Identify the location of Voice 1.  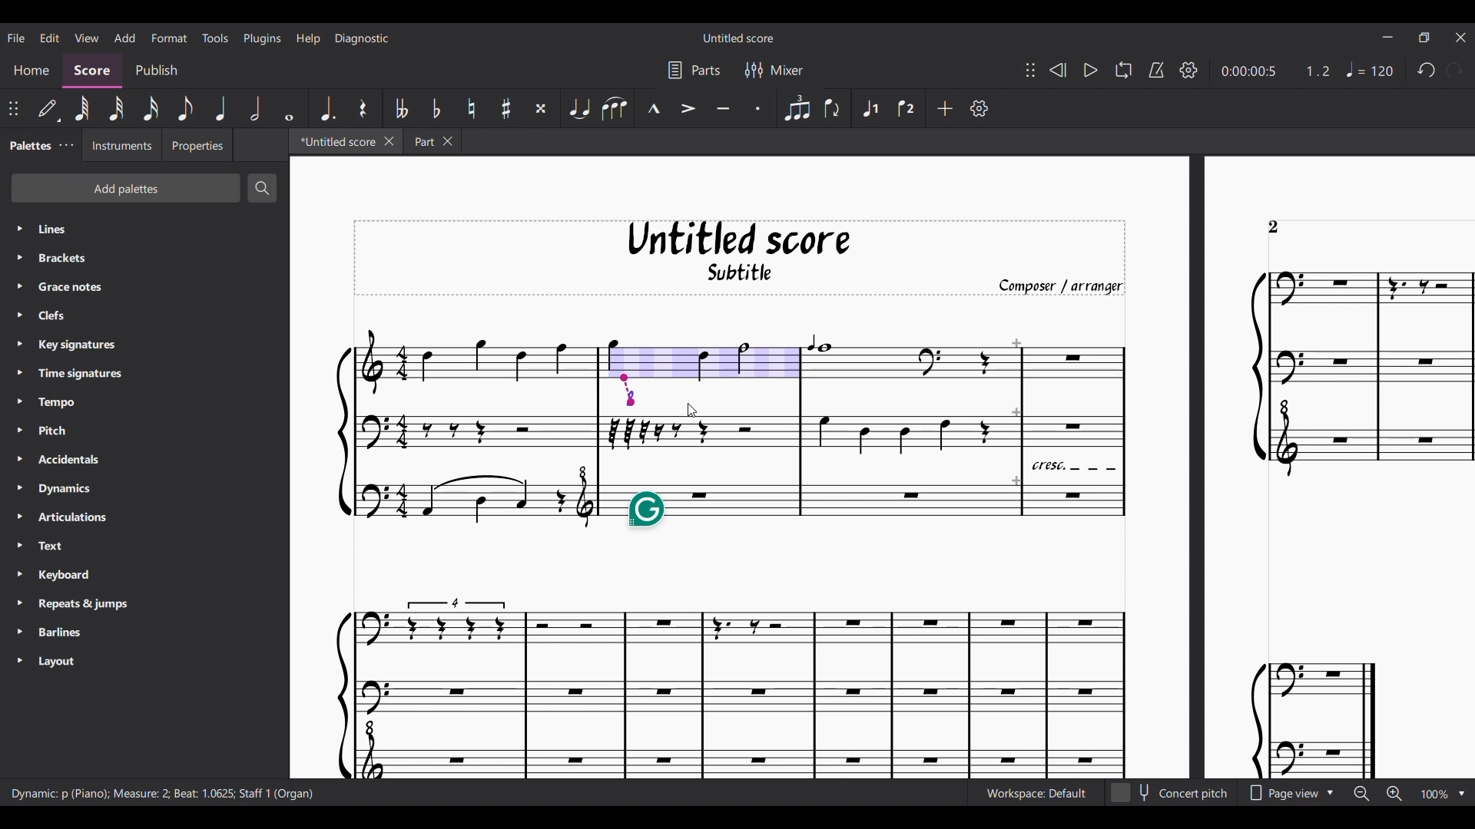
(868, 108).